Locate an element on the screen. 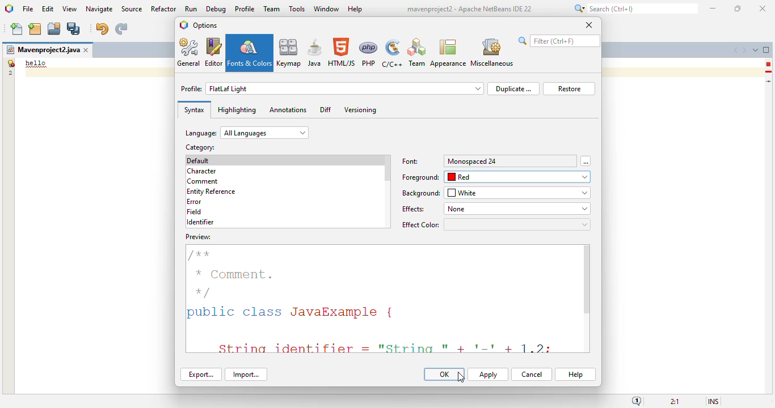 The image size is (775, 408). font is located at coordinates (411, 161).